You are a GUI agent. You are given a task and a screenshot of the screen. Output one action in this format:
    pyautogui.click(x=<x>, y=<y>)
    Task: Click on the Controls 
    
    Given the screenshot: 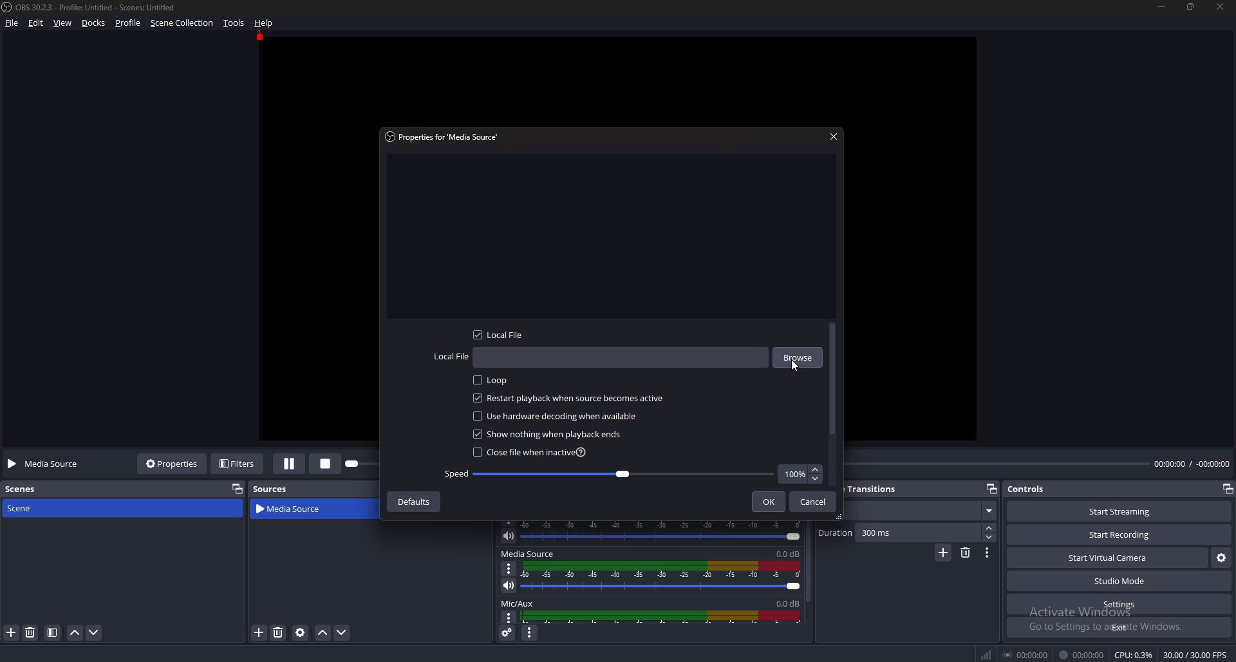 What is the action you would take?
    pyautogui.click(x=1028, y=489)
    